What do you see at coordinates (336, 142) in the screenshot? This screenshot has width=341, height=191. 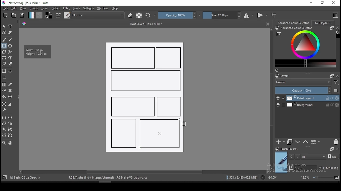 I see `delete layer` at bounding box center [336, 142].